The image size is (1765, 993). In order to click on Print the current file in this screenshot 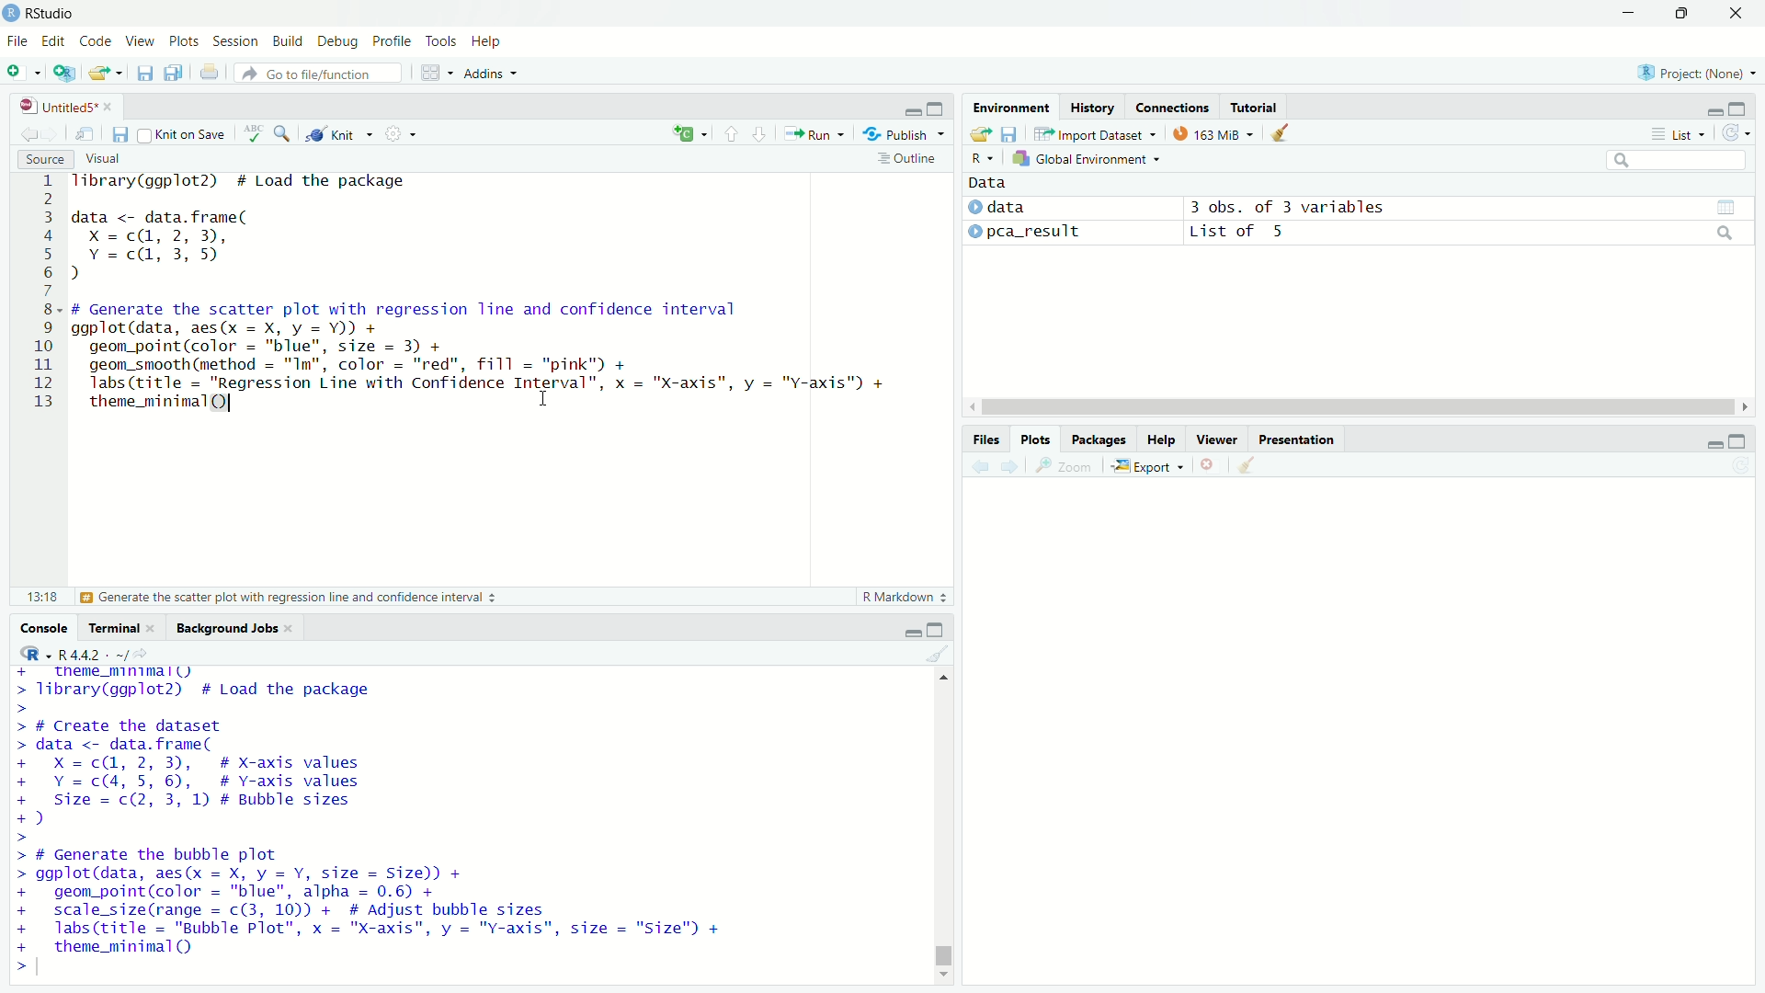, I will do `click(209, 71)`.